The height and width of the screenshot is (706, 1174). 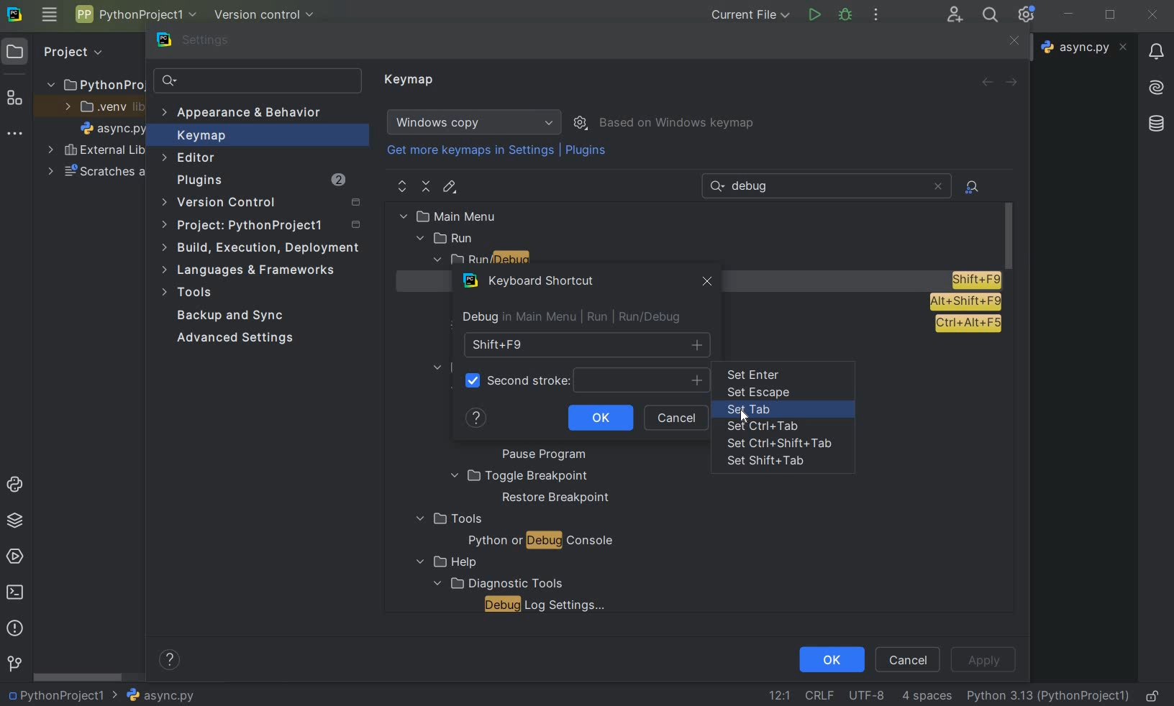 I want to click on search settings, so click(x=258, y=81).